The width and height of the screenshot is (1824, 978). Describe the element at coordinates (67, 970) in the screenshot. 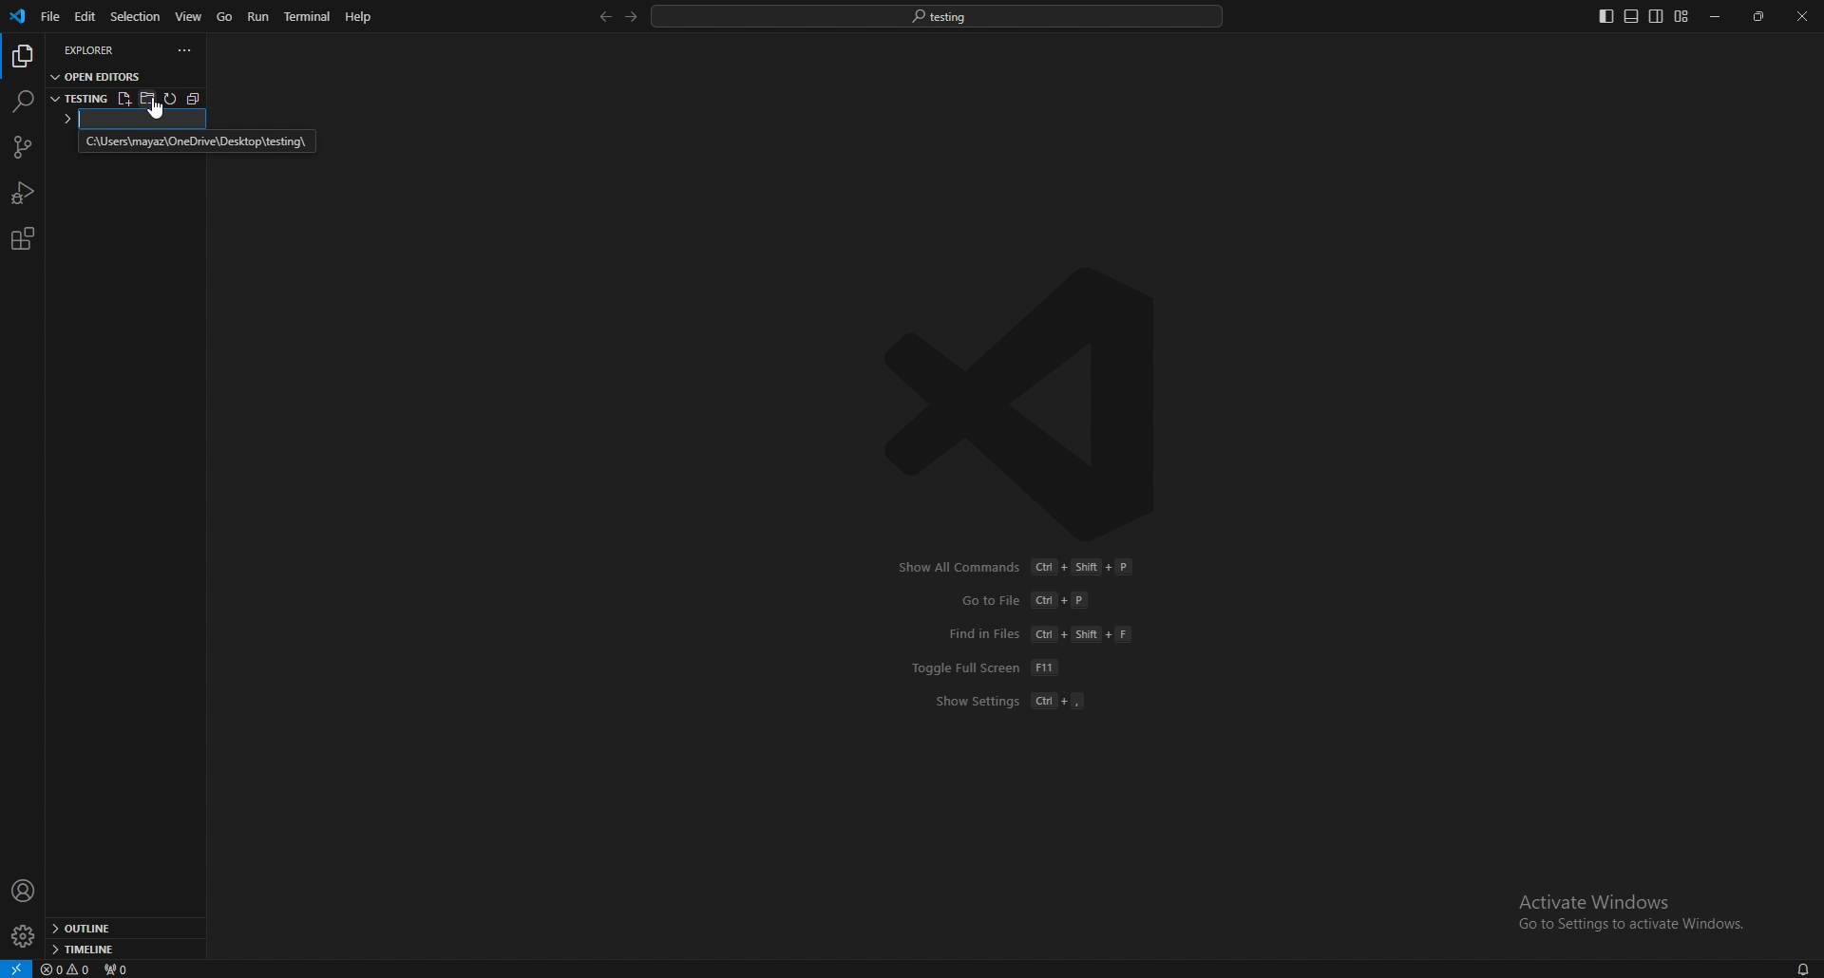

I see `errors` at that location.